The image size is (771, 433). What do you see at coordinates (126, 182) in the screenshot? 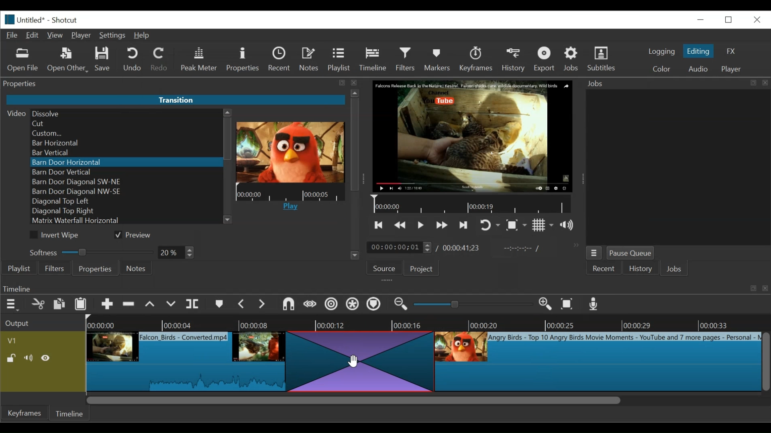
I see `Barn Door Diagonal` at bounding box center [126, 182].